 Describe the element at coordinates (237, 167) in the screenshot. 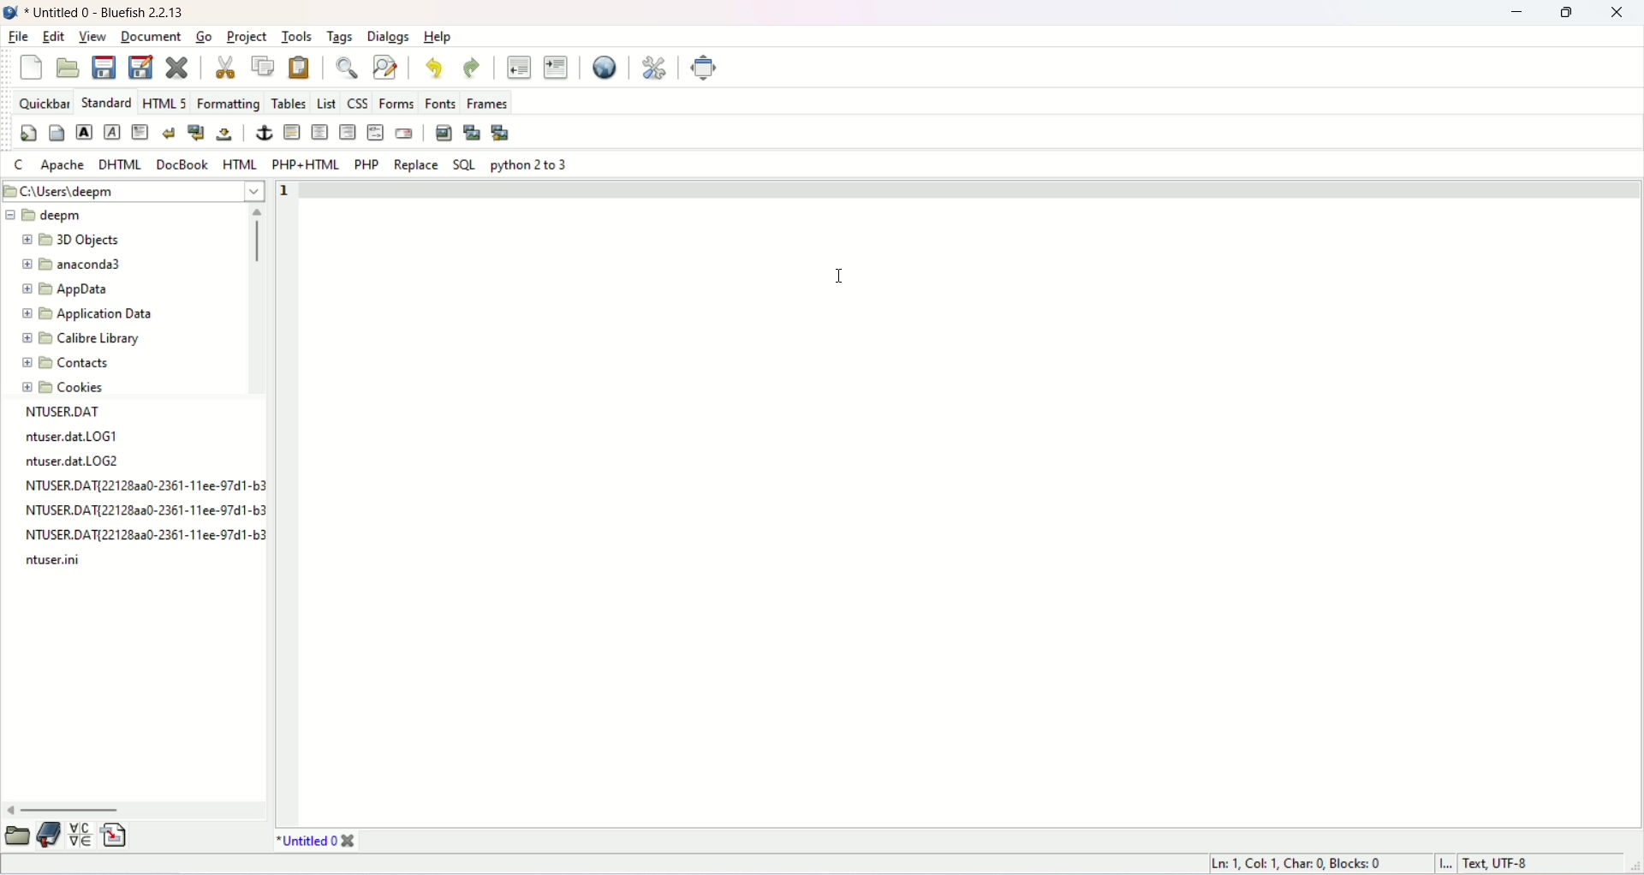

I see `HTML` at that location.